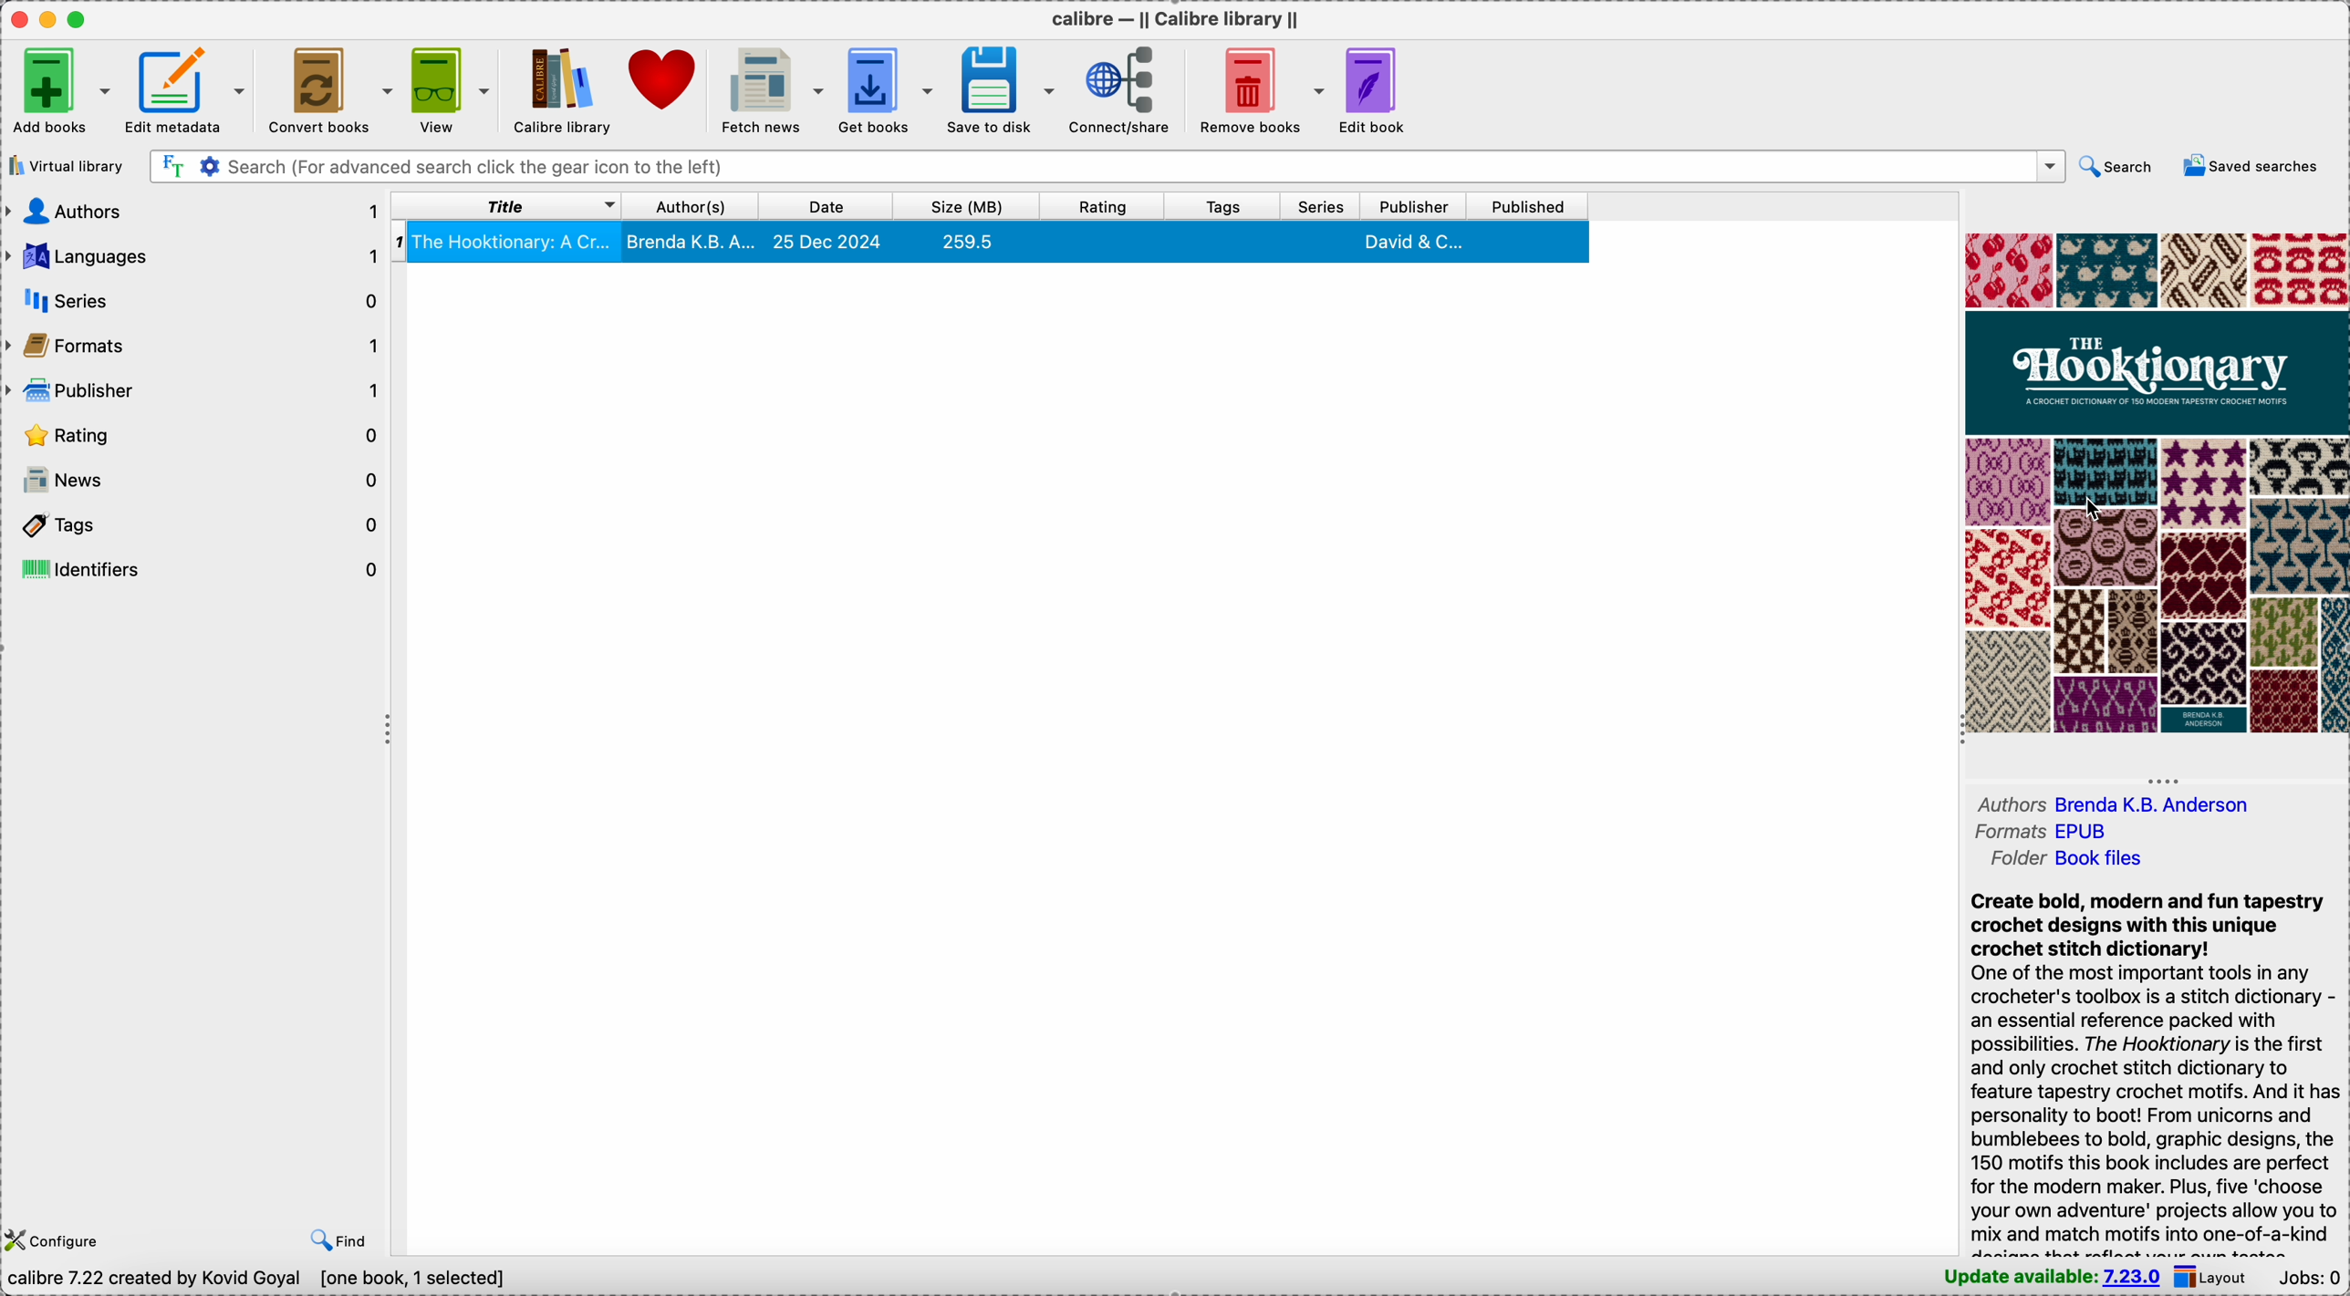  I want to click on rating, so click(197, 434).